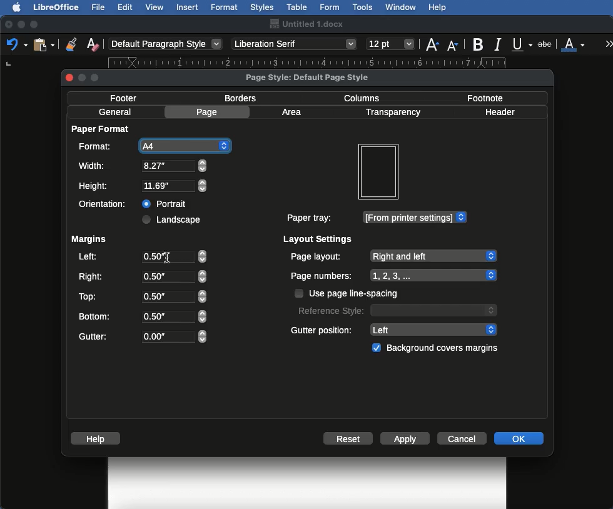 This screenshot has height=509, width=613. What do you see at coordinates (523, 44) in the screenshot?
I see `Underline` at bounding box center [523, 44].